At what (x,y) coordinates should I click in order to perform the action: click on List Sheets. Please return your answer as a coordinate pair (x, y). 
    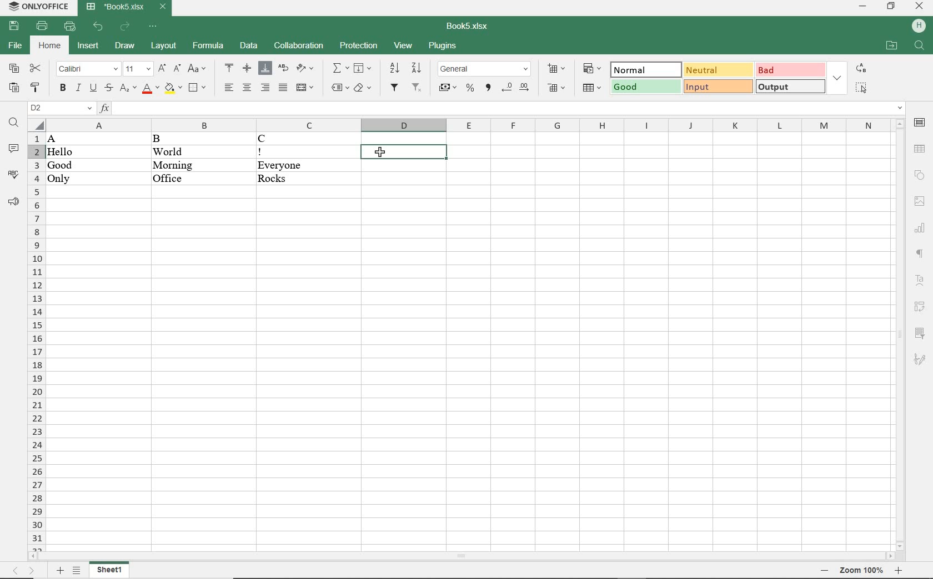
    Looking at the image, I should click on (78, 569).